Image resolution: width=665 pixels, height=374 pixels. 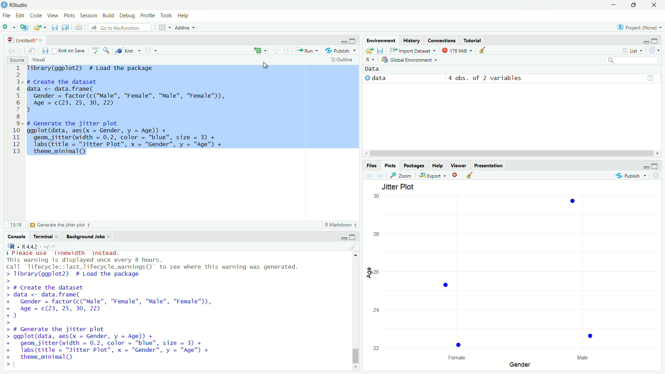 What do you see at coordinates (186, 15) in the screenshot?
I see `help` at bounding box center [186, 15].